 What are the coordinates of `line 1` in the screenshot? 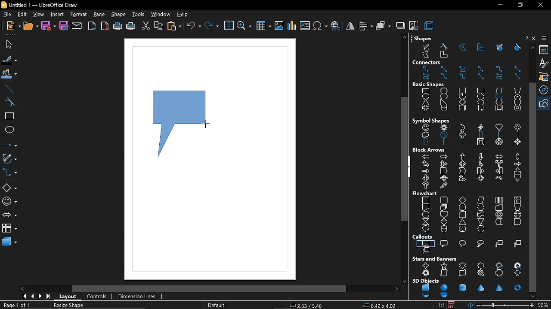 It's located at (498, 244).